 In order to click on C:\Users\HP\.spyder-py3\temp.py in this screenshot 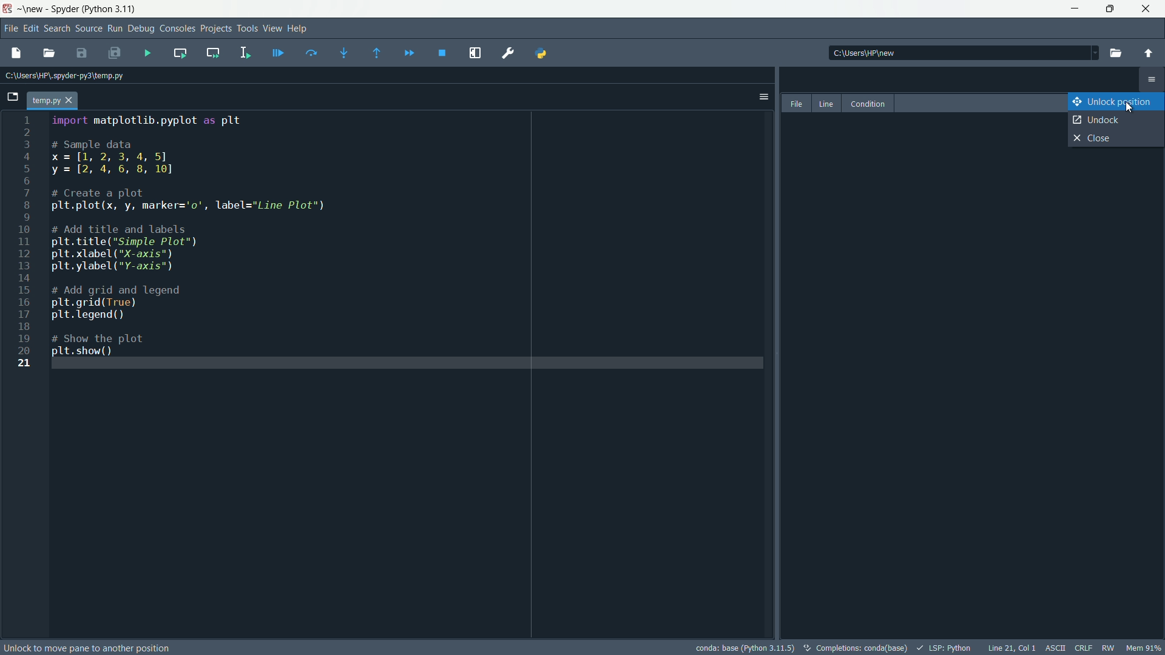, I will do `click(67, 76)`.